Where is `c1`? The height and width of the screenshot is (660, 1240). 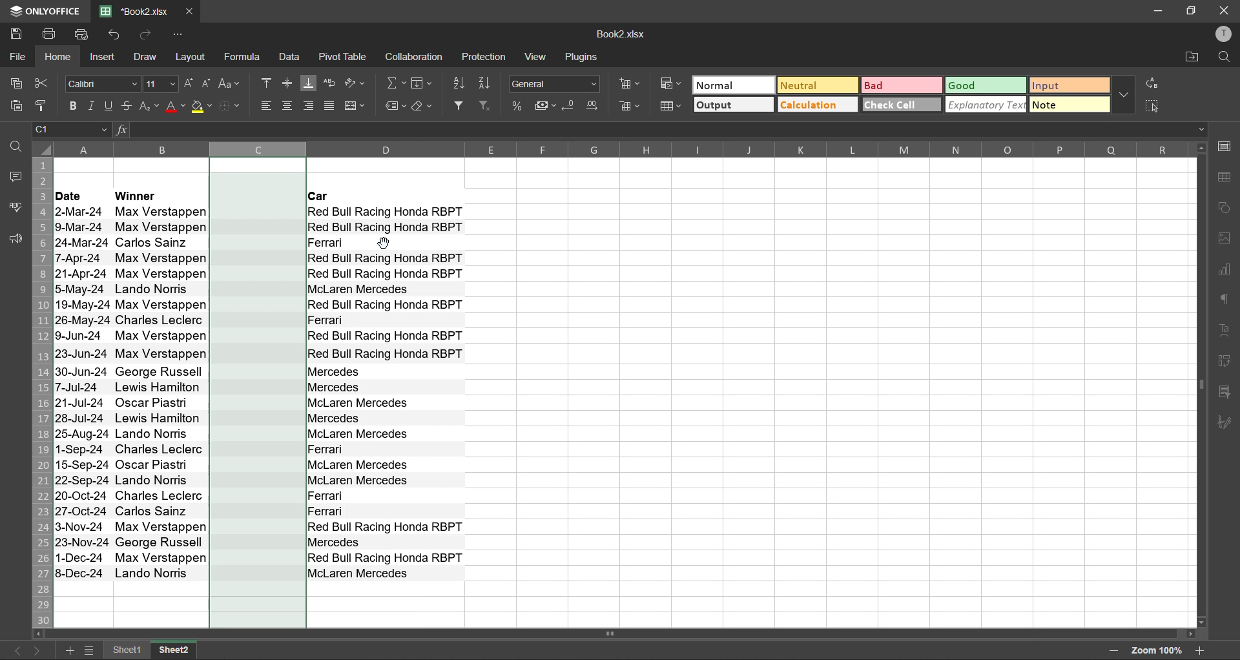 c1 is located at coordinates (72, 131).